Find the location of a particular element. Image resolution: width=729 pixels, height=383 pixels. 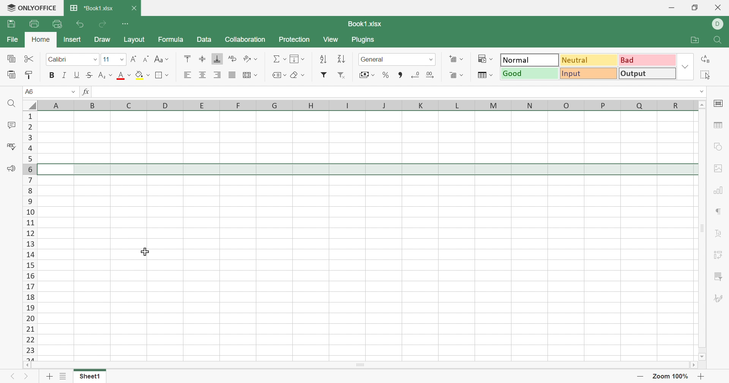

Shape settings is located at coordinates (718, 146).